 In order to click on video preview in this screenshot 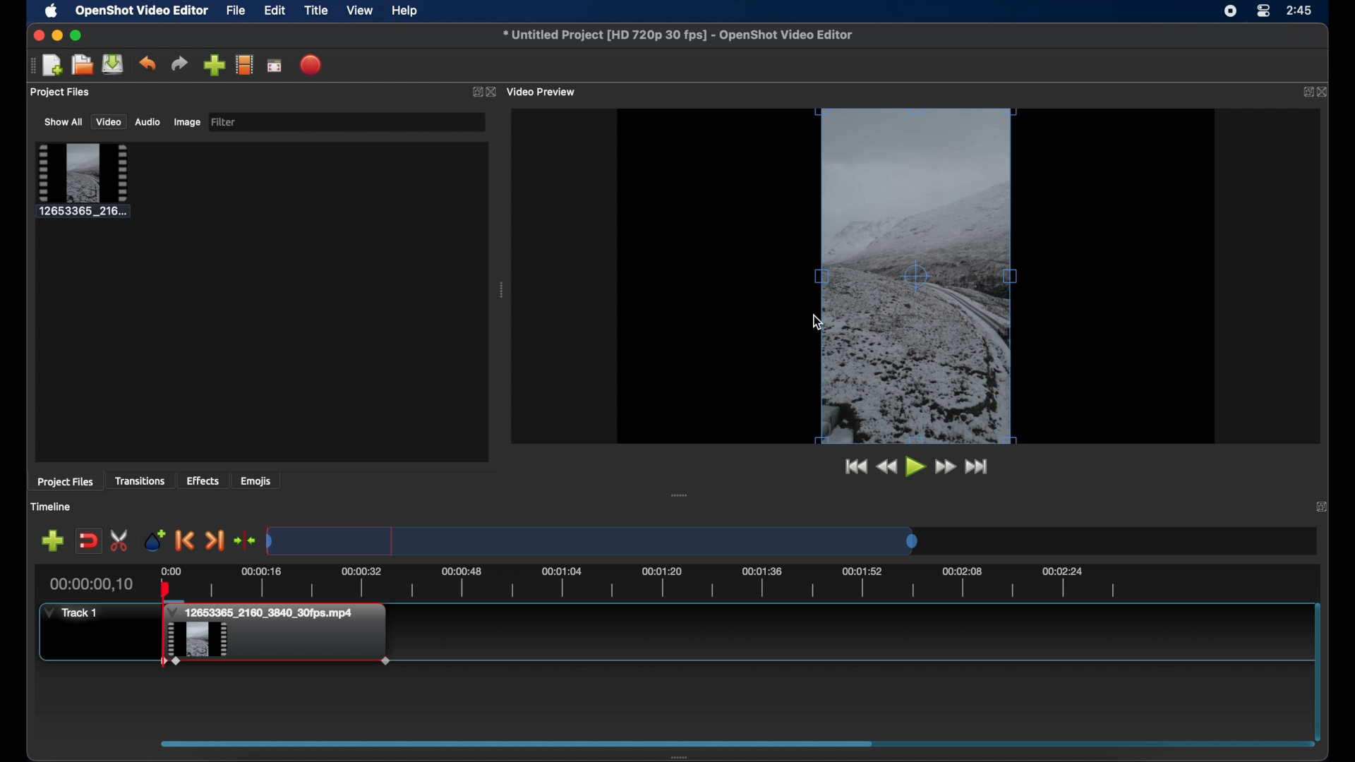, I will do `click(543, 92)`.